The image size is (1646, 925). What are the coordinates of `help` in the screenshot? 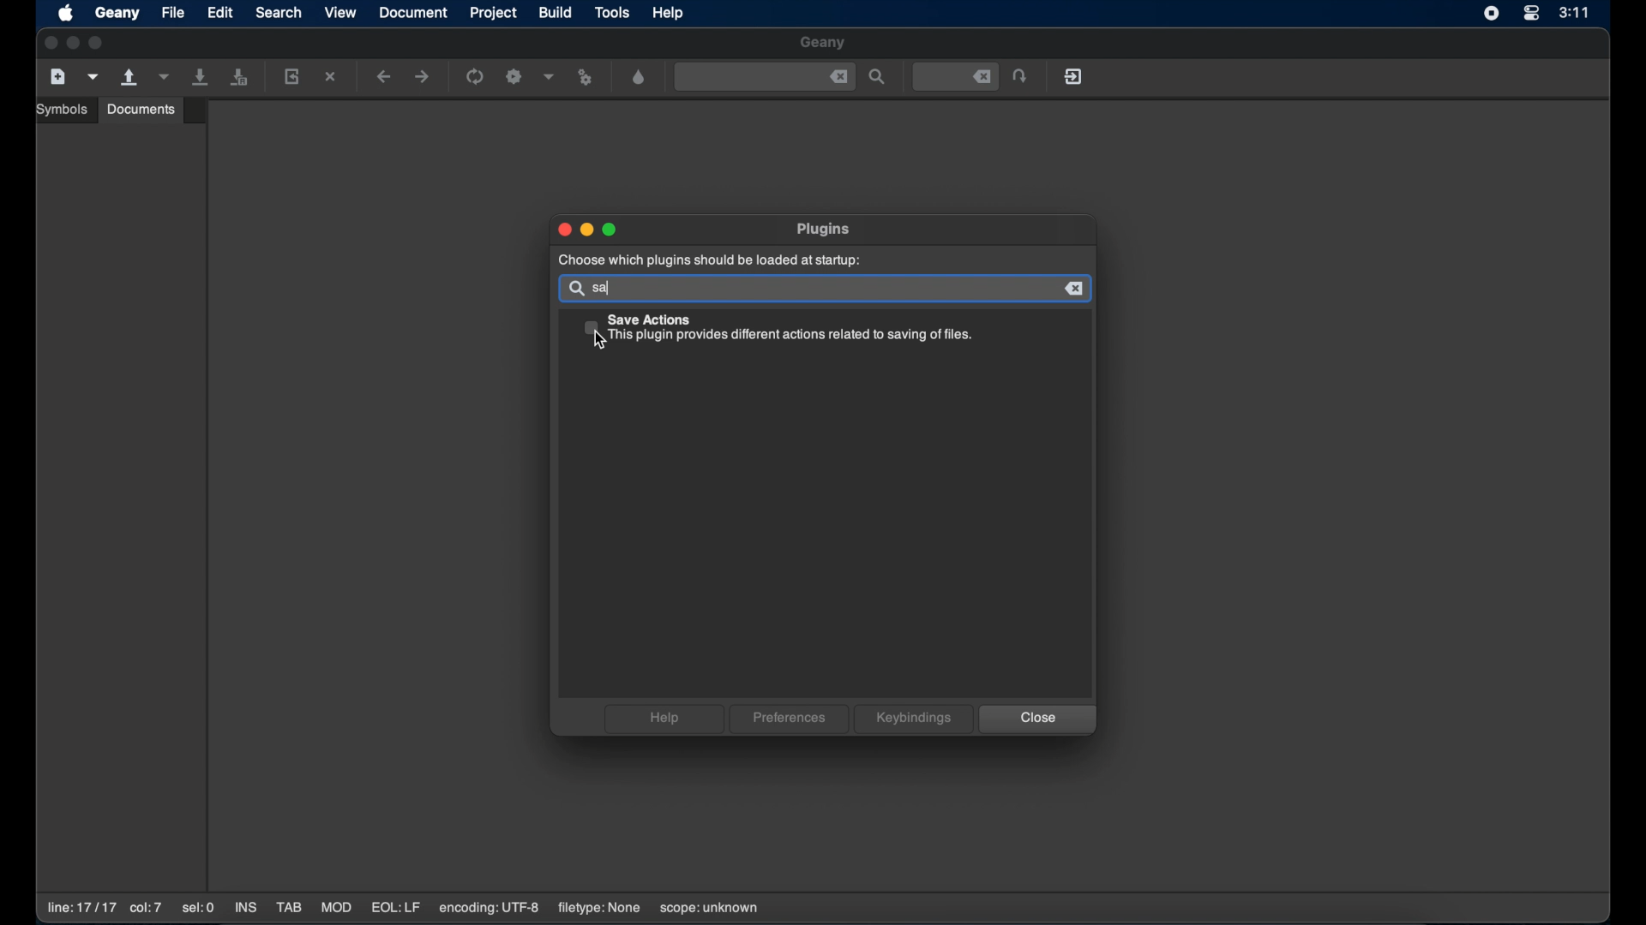 It's located at (663, 719).